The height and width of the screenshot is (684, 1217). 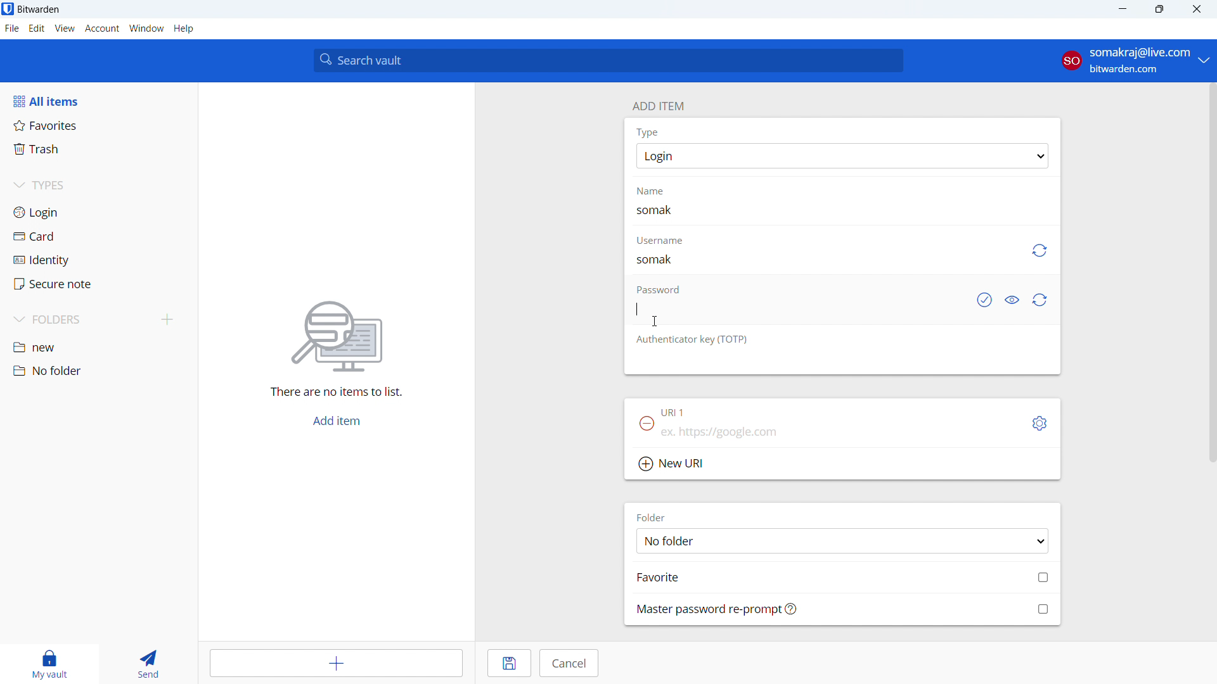 What do you see at coordinates (636, 308) in the screenshot?
I see `password typing started` at bounding box center [636, 308].